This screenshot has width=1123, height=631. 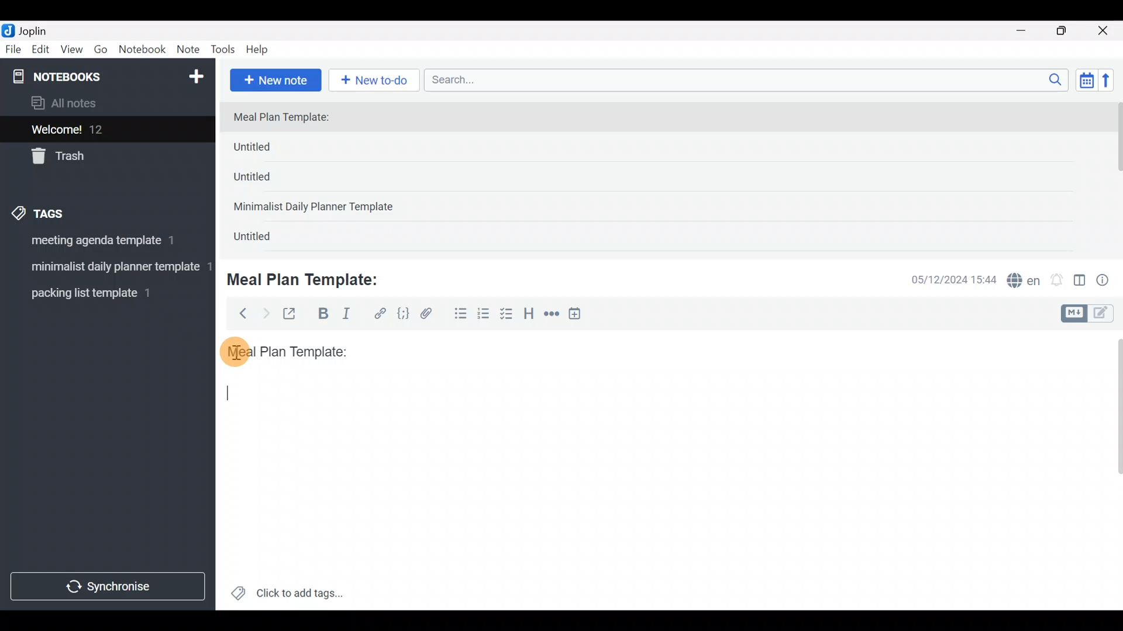 I want to click on All notes, so click(x=105, y=104).